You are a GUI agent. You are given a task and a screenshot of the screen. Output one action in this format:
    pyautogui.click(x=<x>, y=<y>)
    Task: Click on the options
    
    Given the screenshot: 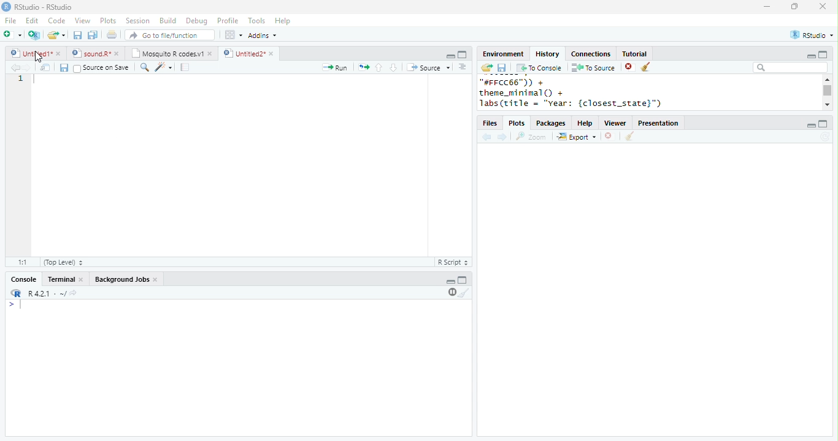 What is the action you would take?
    pyautogui.click(x=233, y=35)
    